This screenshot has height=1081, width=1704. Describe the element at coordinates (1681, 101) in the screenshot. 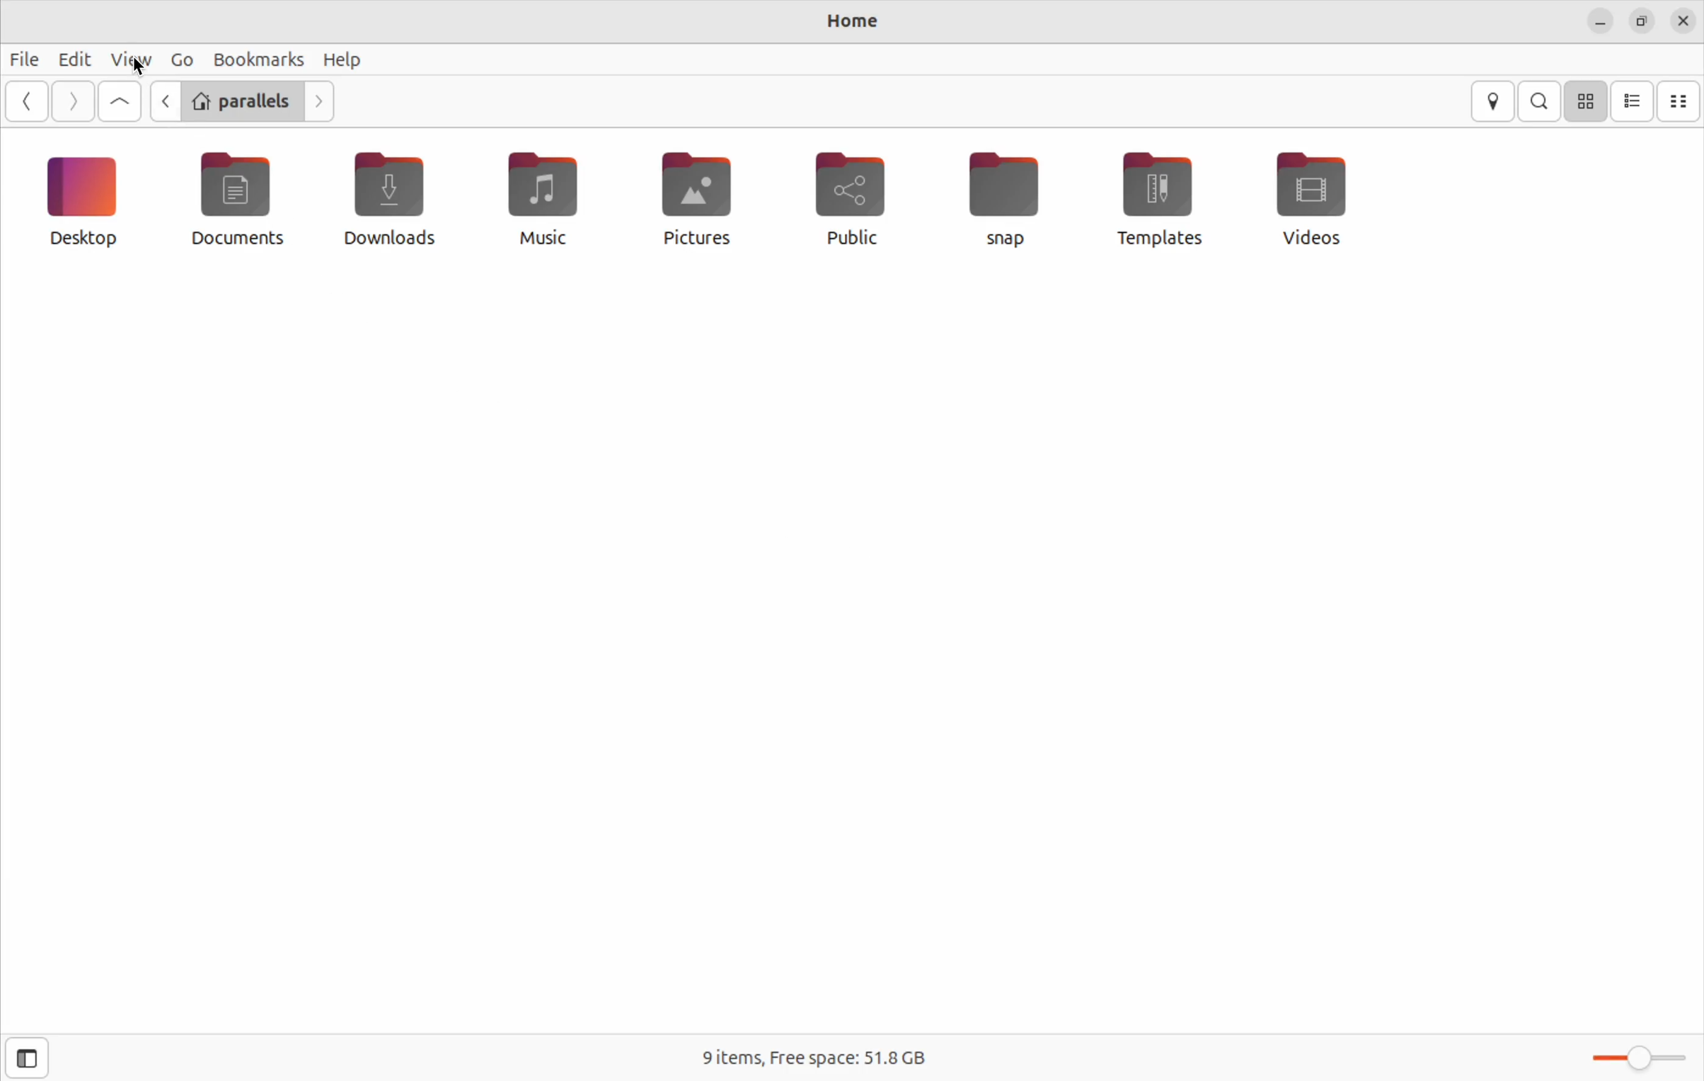

I see `compact view` at that location.